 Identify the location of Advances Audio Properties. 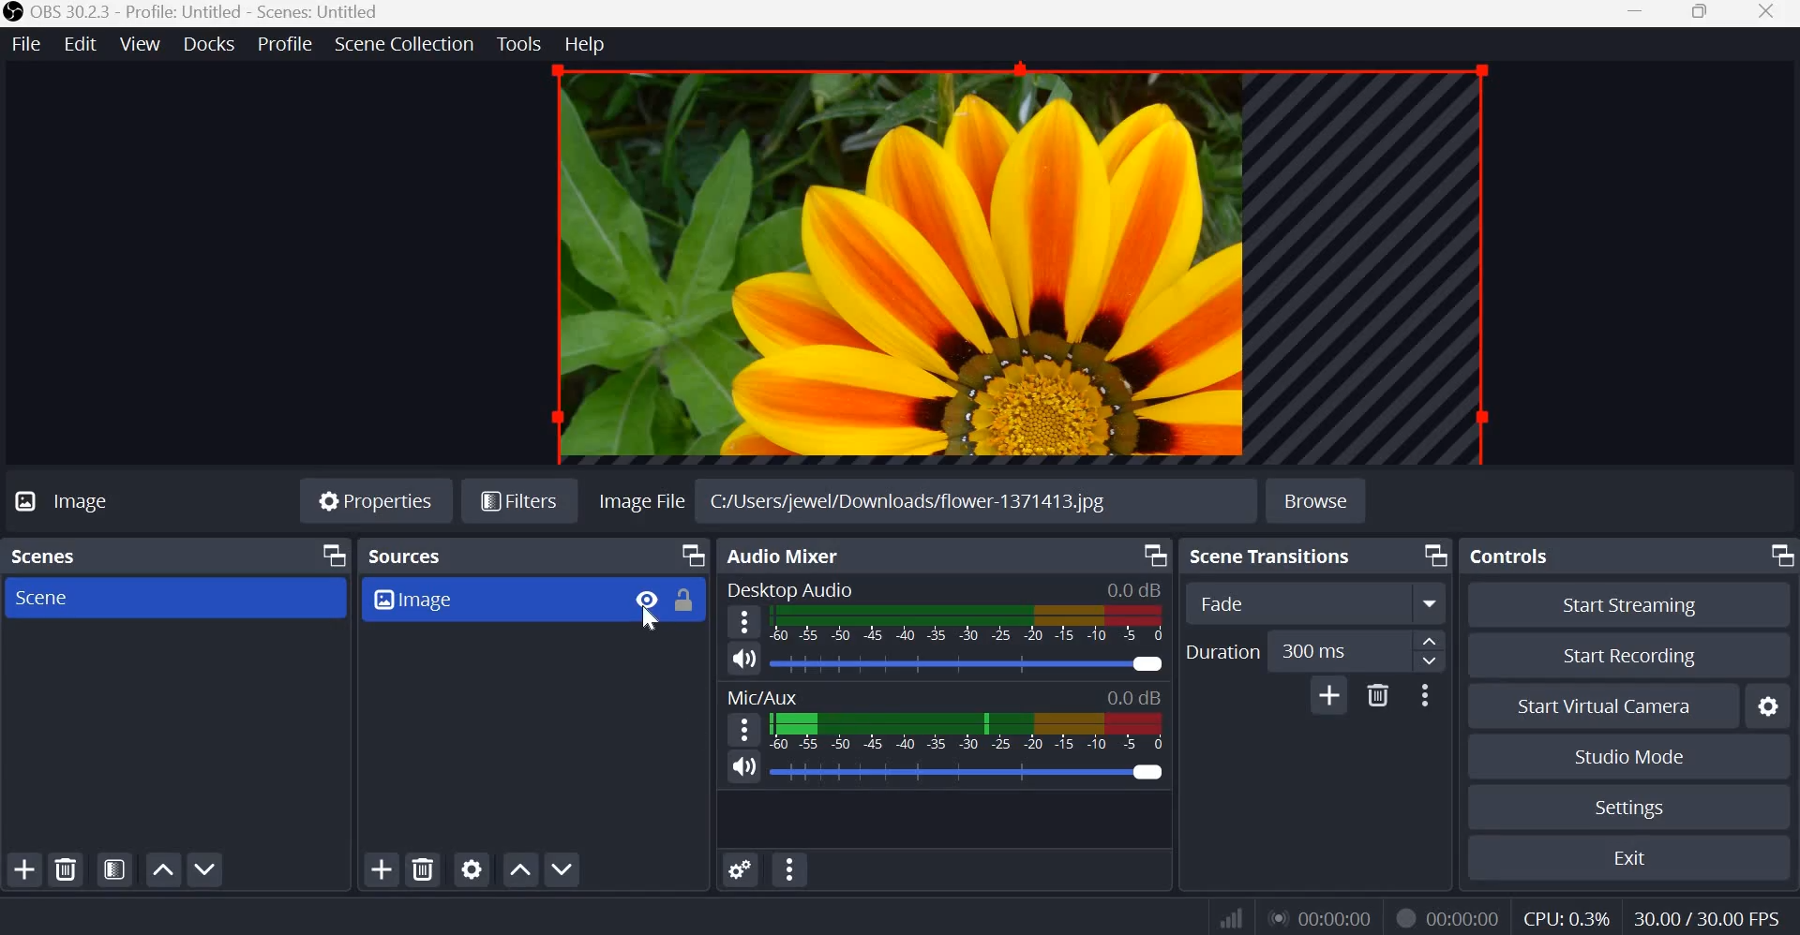
(741, 869).